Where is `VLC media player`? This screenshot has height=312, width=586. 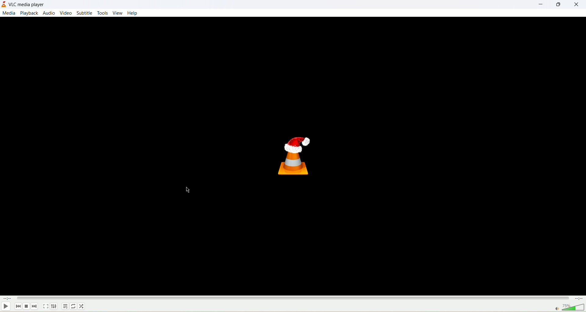 VLC media player is located at coordinates (28, 5).